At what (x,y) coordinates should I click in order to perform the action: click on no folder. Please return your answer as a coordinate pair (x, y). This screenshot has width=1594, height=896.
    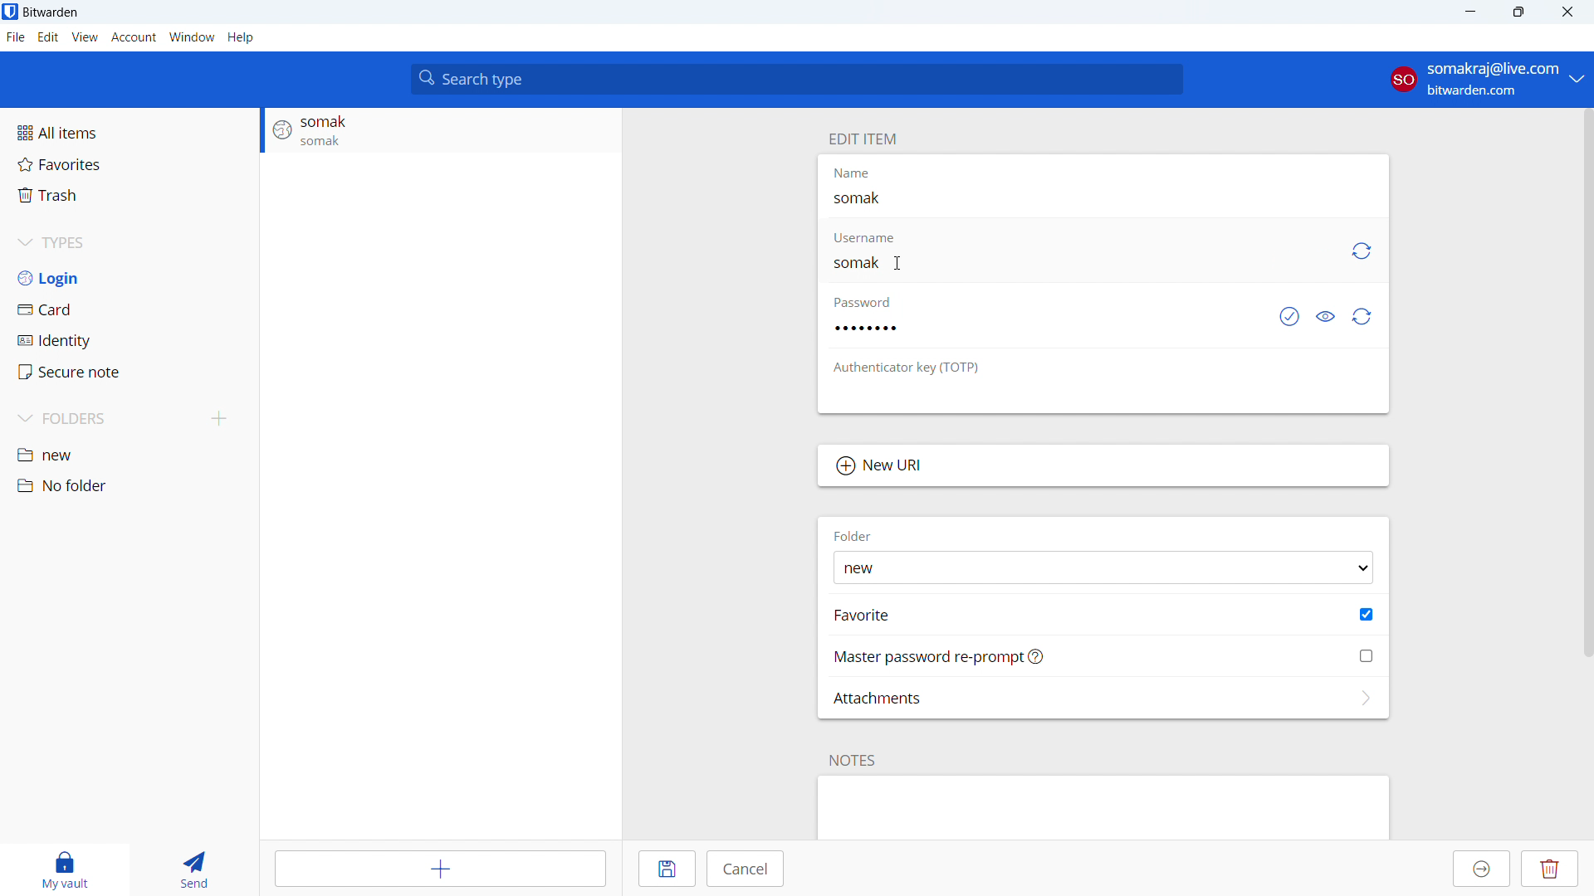
    Looking at the image, I should click on (130, 486).